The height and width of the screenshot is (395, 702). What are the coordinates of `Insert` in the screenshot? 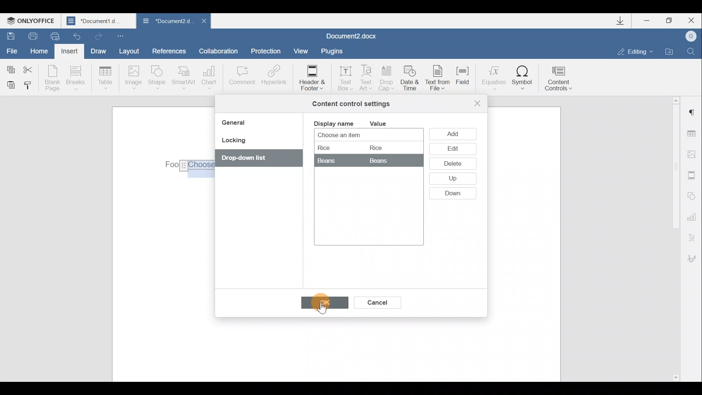 It's located at (70, 53).